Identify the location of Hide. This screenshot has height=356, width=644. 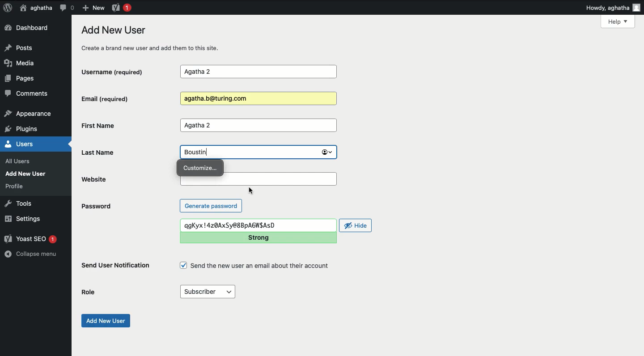
(356, 225).